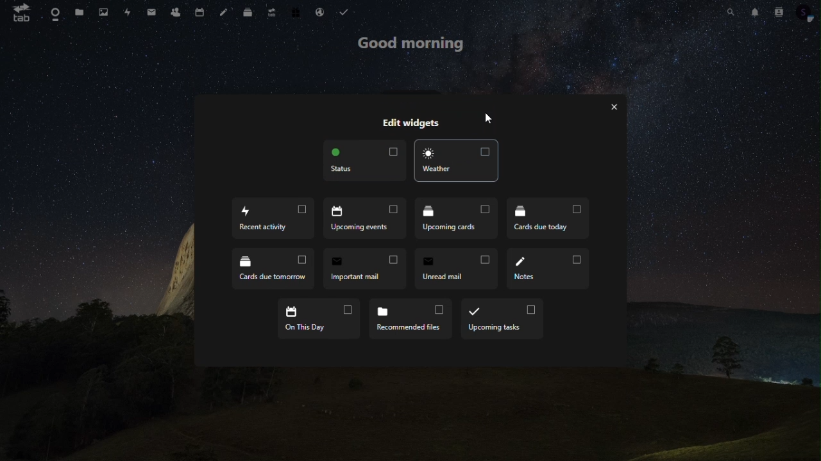 Image resolution: width=821 pixels, height=461 pixels. What do you see at coordinates (754, 10) in the screenshot?
I see `notification` at bounding box center [754, 10].